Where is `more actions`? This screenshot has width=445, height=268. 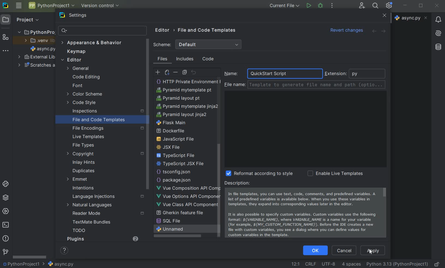
more actions is located at coordinates (332, 6).